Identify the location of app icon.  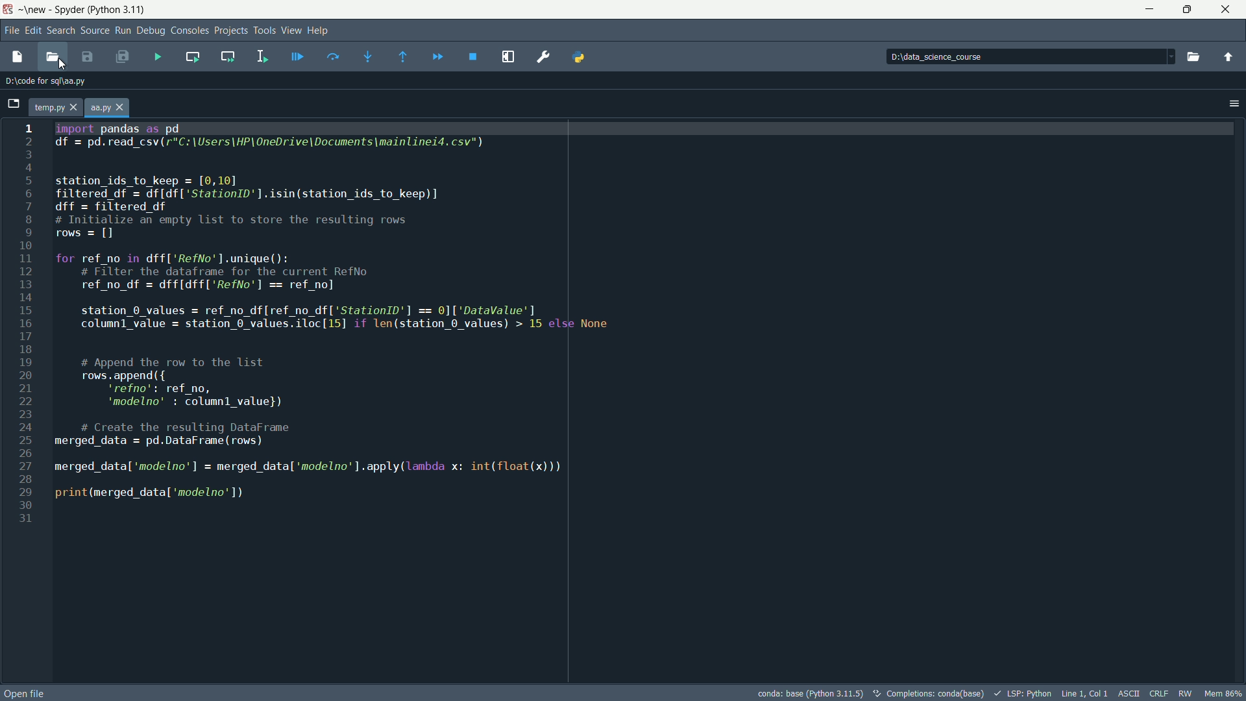
(9, 10).